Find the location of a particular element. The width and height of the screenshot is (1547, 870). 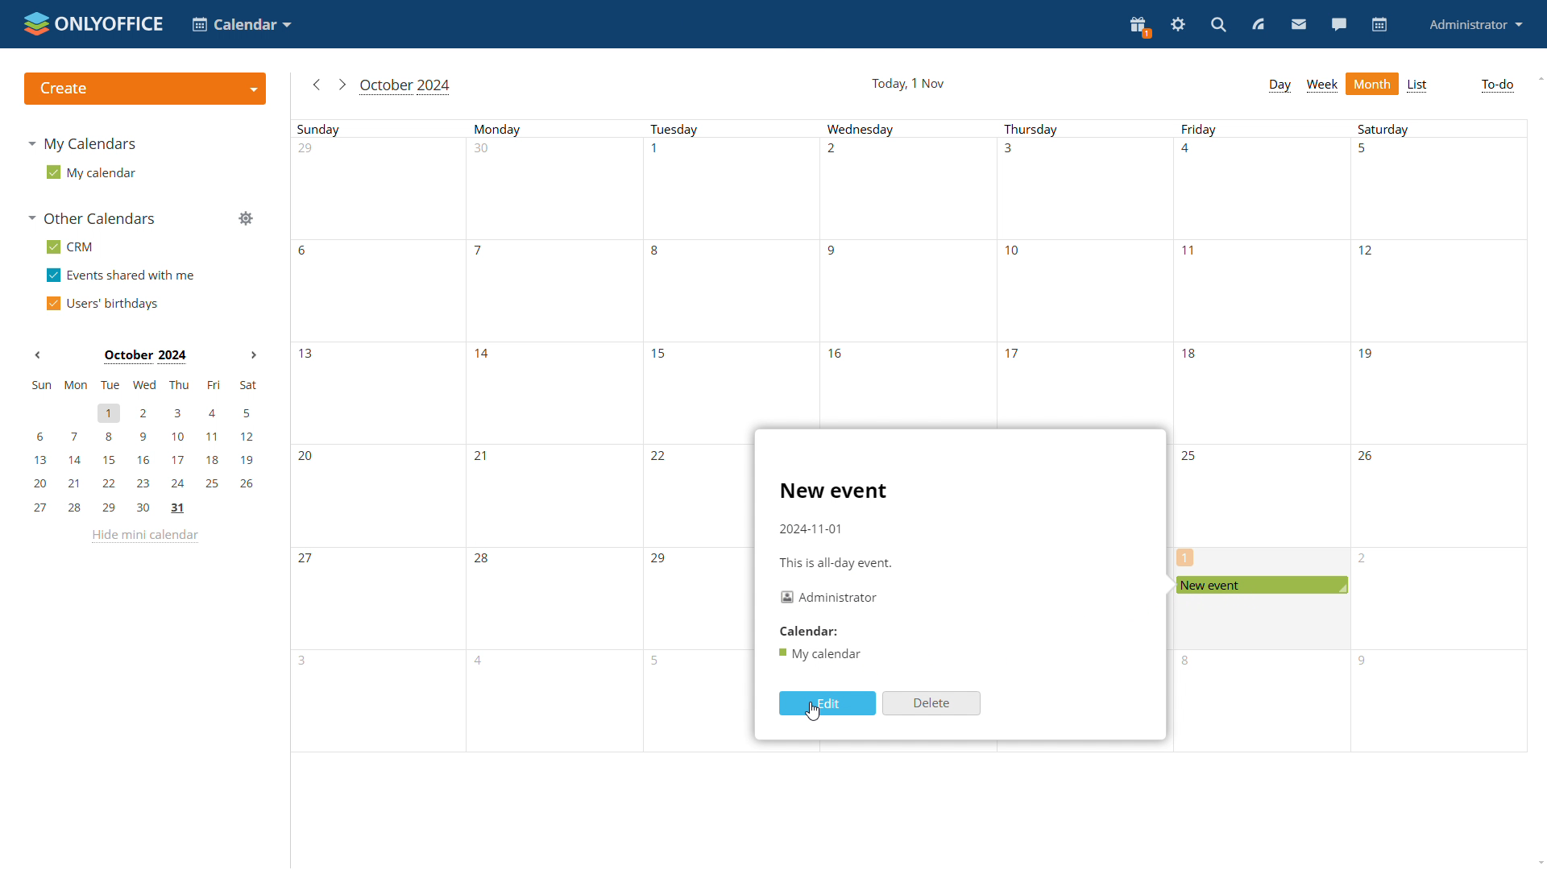

administrator is located at coordinates (1476, 24).